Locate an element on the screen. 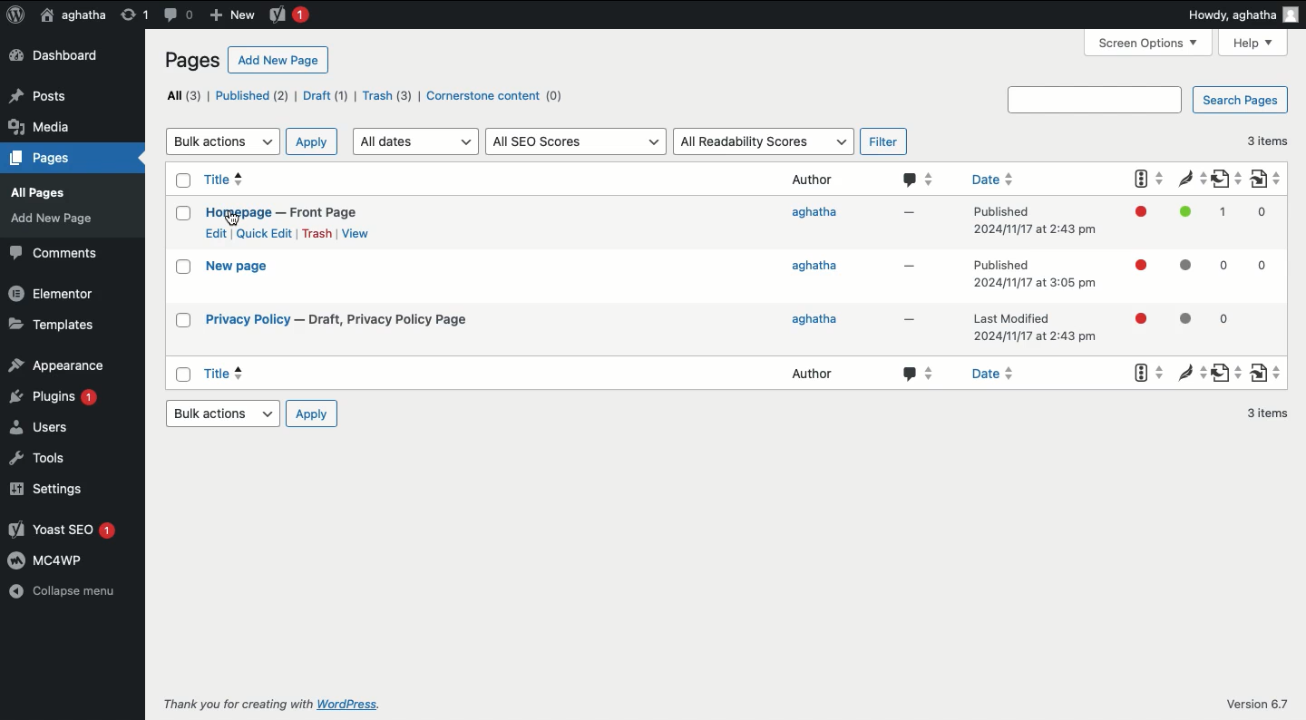 This screenshot has height=720, width=1306. Appearance is located at coordinates (58, 365).